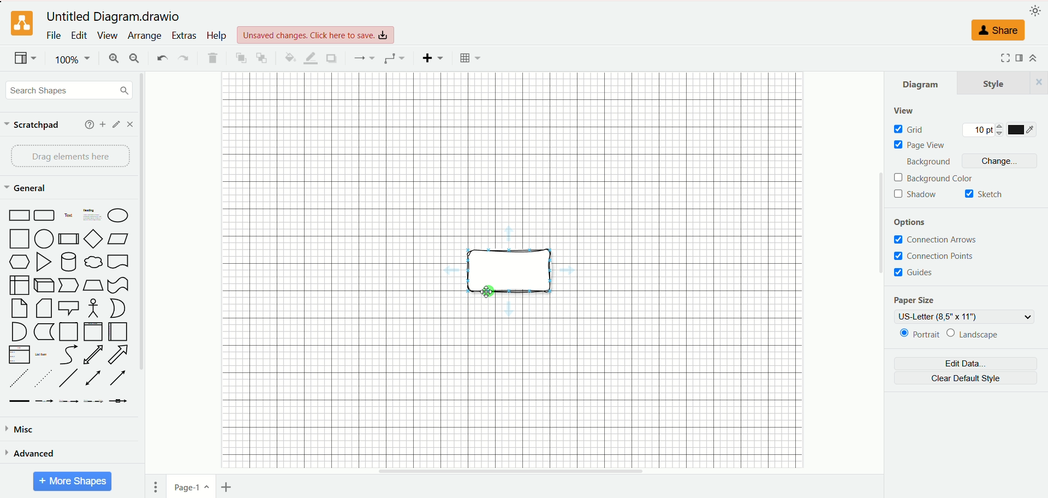  Describe the element at coordinates (331, 58) in the screenshot. I see `shadow` at that location.